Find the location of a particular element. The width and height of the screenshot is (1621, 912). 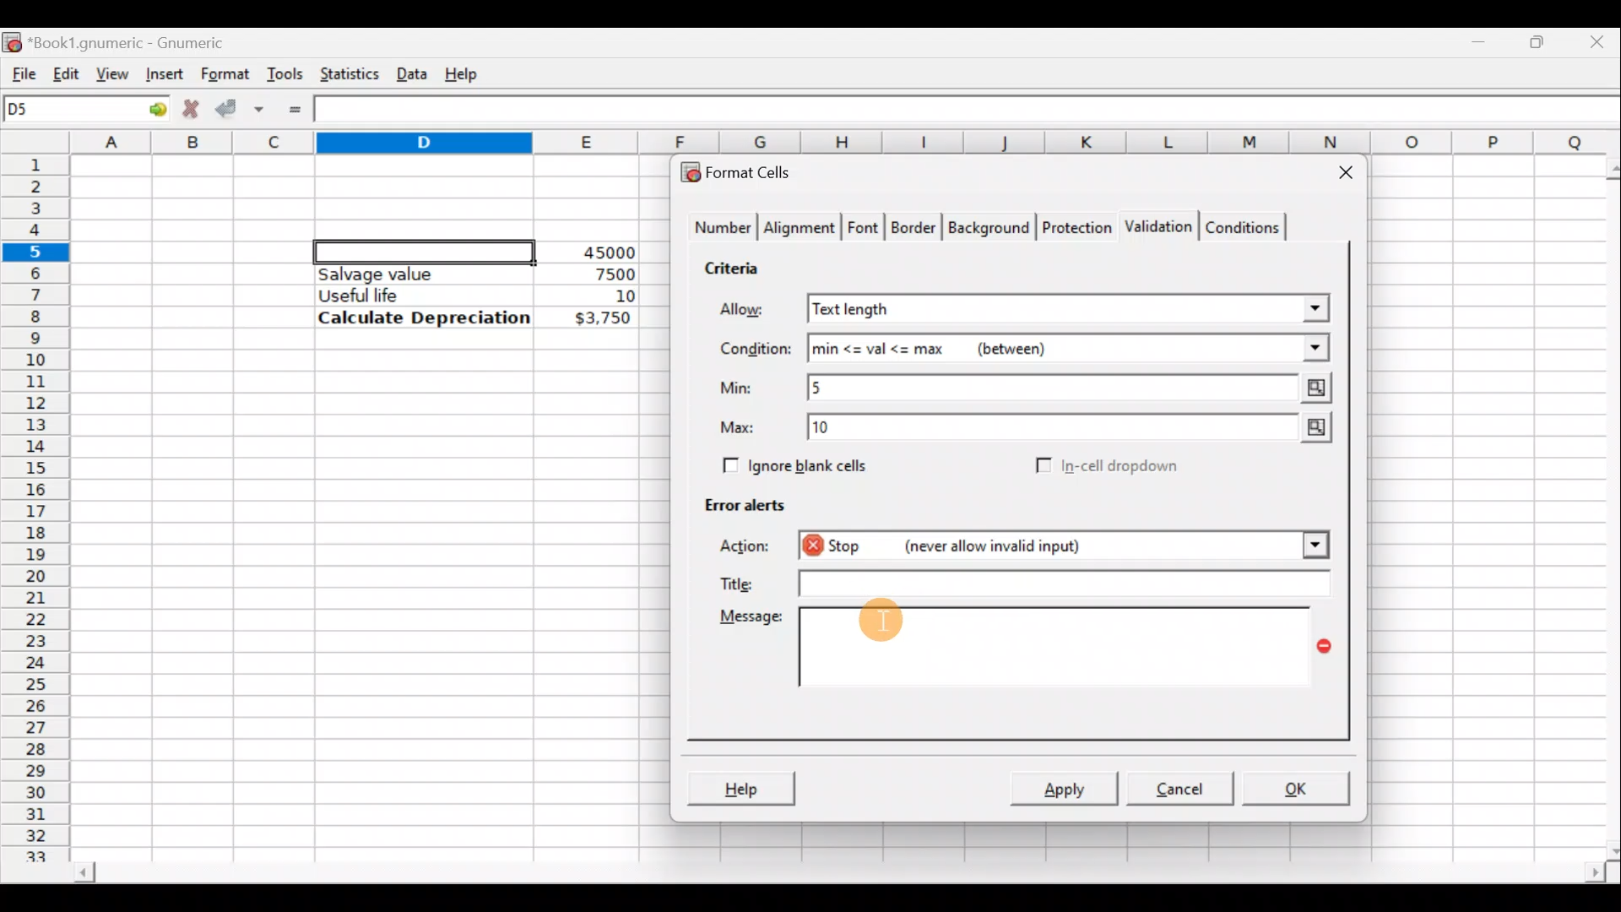

Font is located at coordinates (865, 230).